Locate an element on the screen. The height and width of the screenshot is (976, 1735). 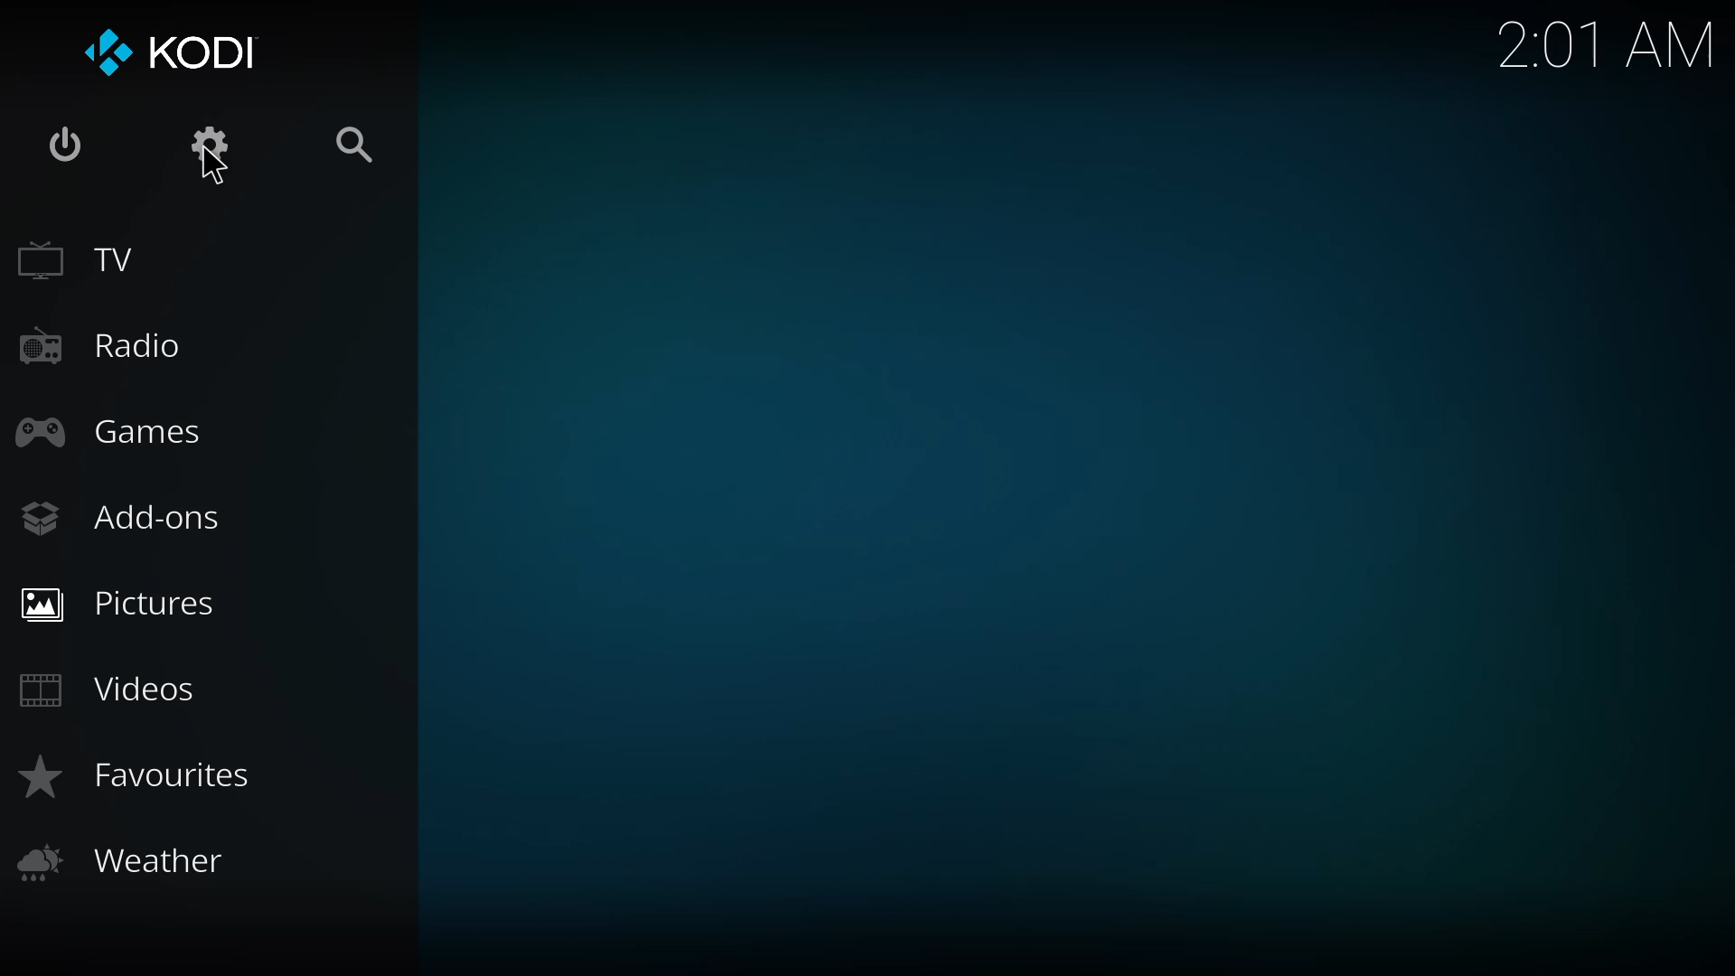
weather is located at coordinates (127, 860).